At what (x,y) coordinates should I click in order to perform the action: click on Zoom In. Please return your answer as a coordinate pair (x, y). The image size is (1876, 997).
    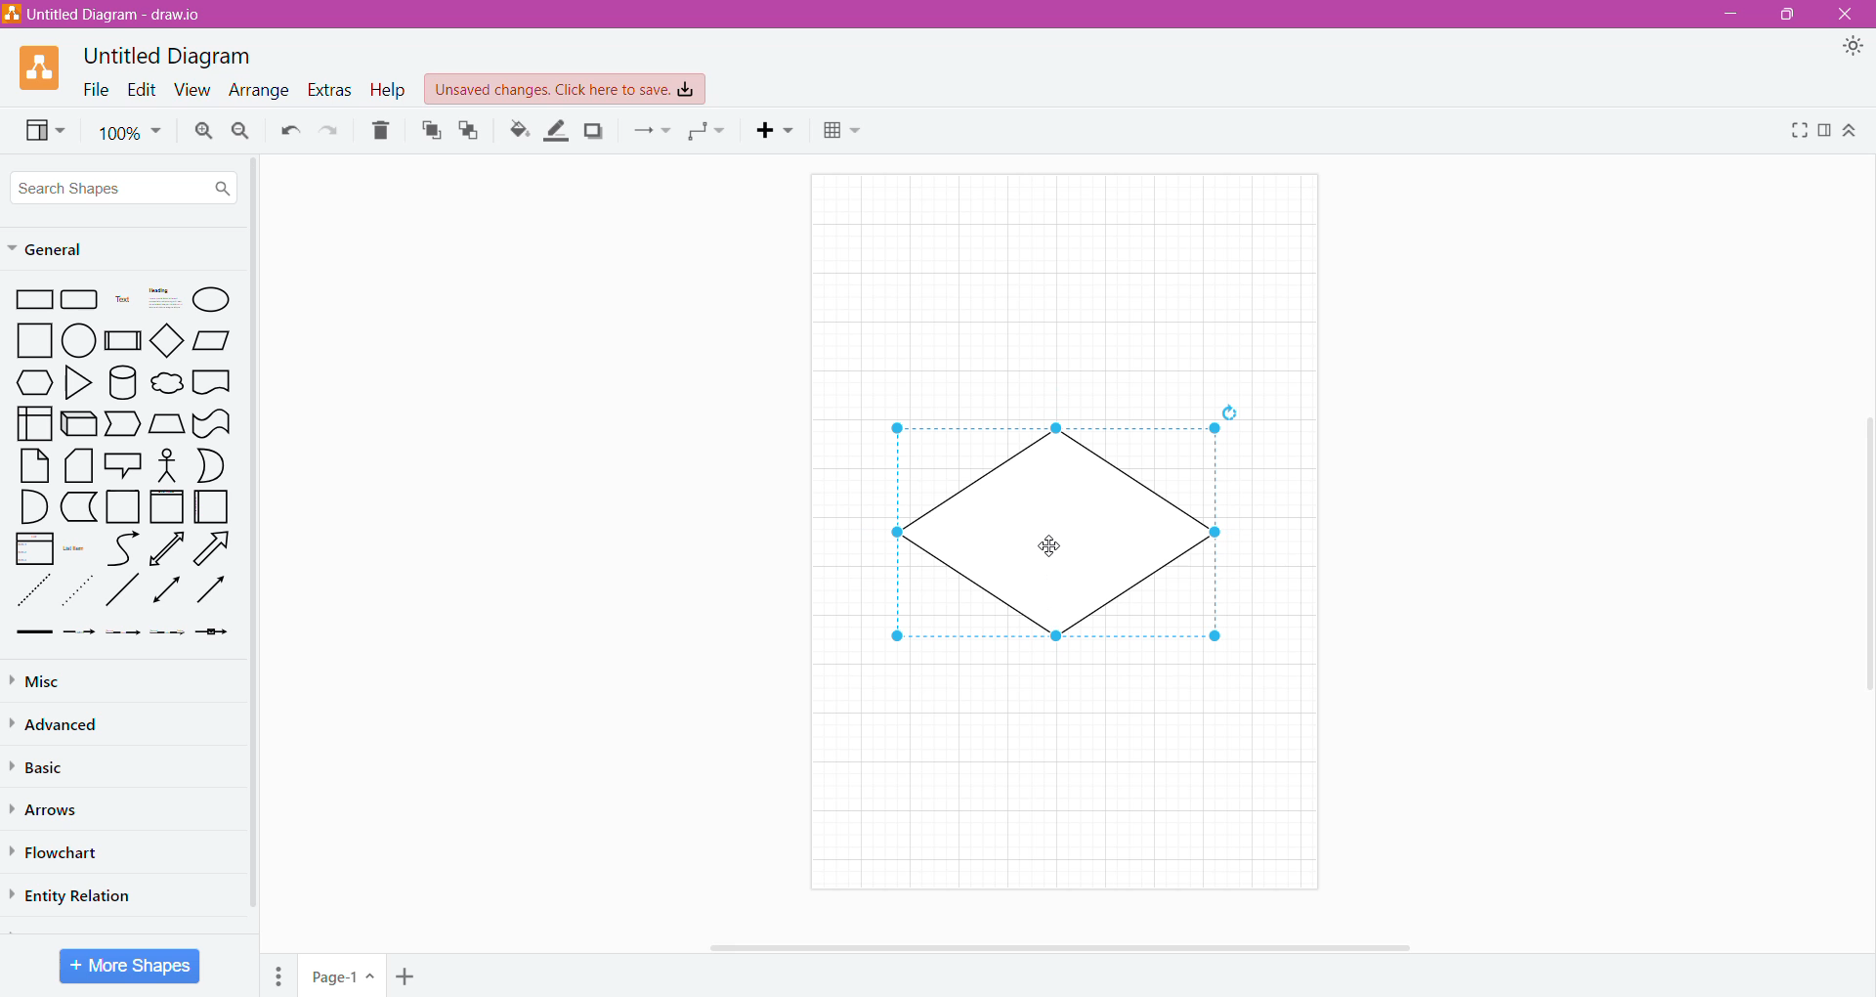
    Looking at the image, I should click on (201, 131).